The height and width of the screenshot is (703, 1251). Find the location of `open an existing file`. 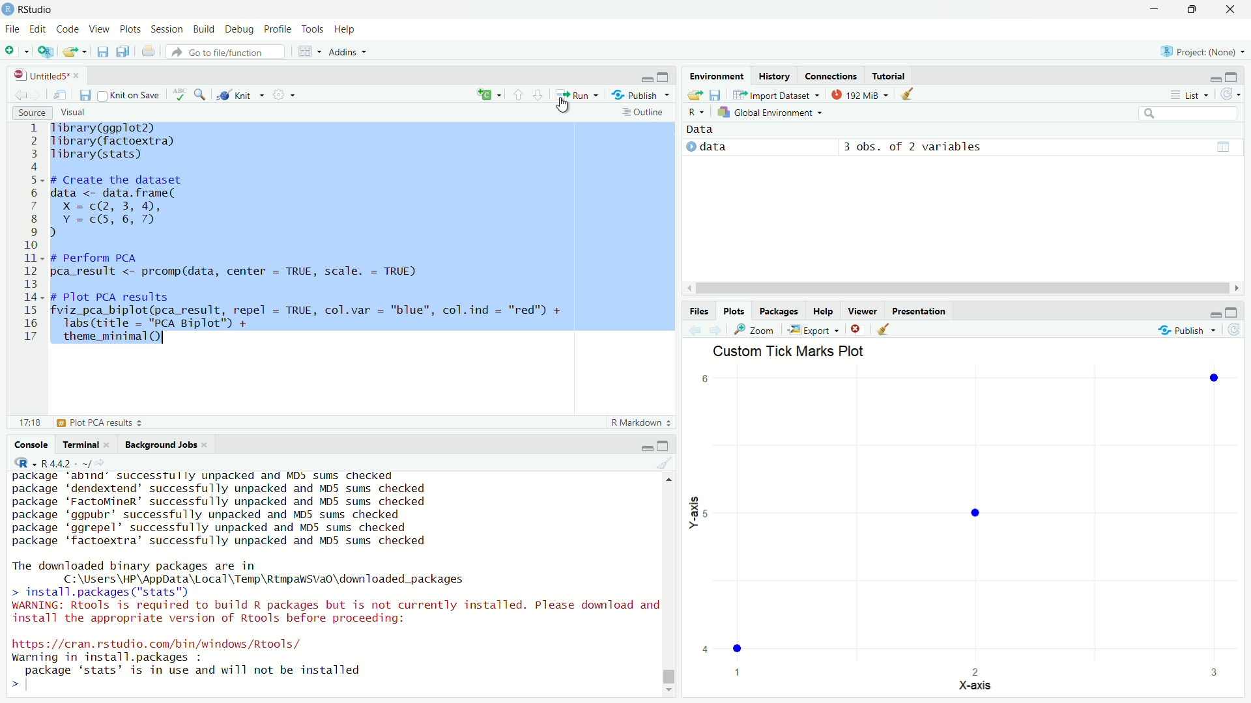

open an existing file is located at coordinates (75, 51).